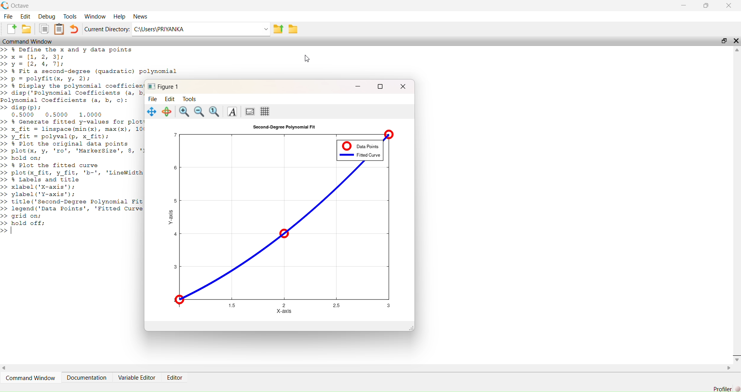 The height and width of the screenshot is (392, 741). What do you see at coordinates (107, 29) in the screenshot?
I see `Current Directory:` at bounding box center [107, 29].